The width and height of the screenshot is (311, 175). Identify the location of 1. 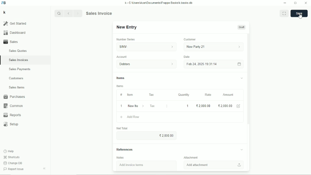
(188, 106).